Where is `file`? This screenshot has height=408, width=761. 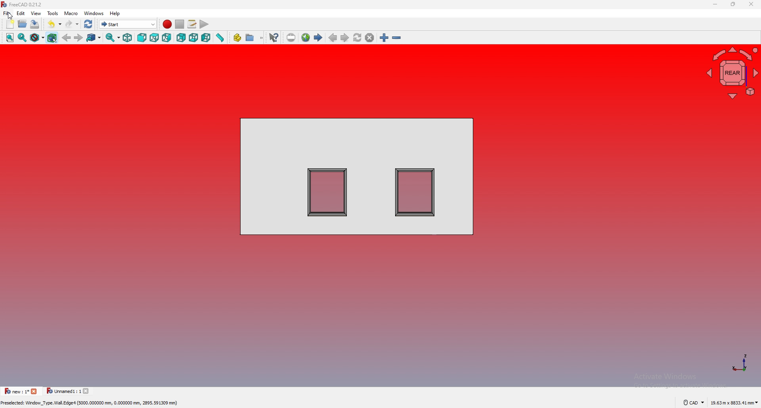
file is located at coordinates (8, 13).